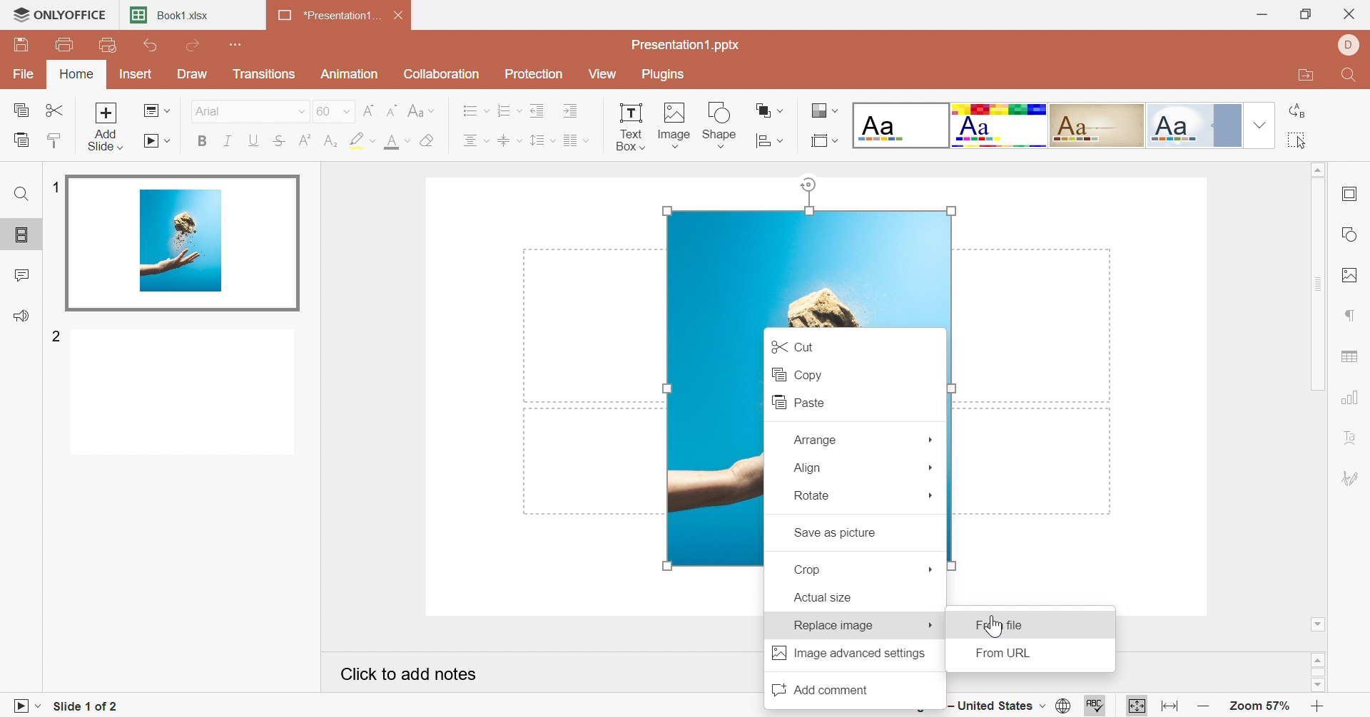 The width and height of the screenshot is (1370, 717). I want to click on Increment font size, so click(368, 109).